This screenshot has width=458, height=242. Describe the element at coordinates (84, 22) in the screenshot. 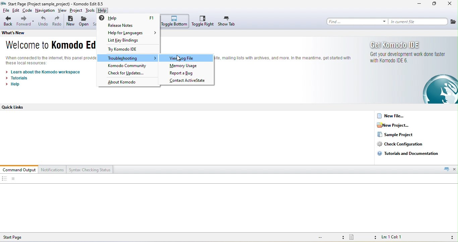

I see `open` at that location.